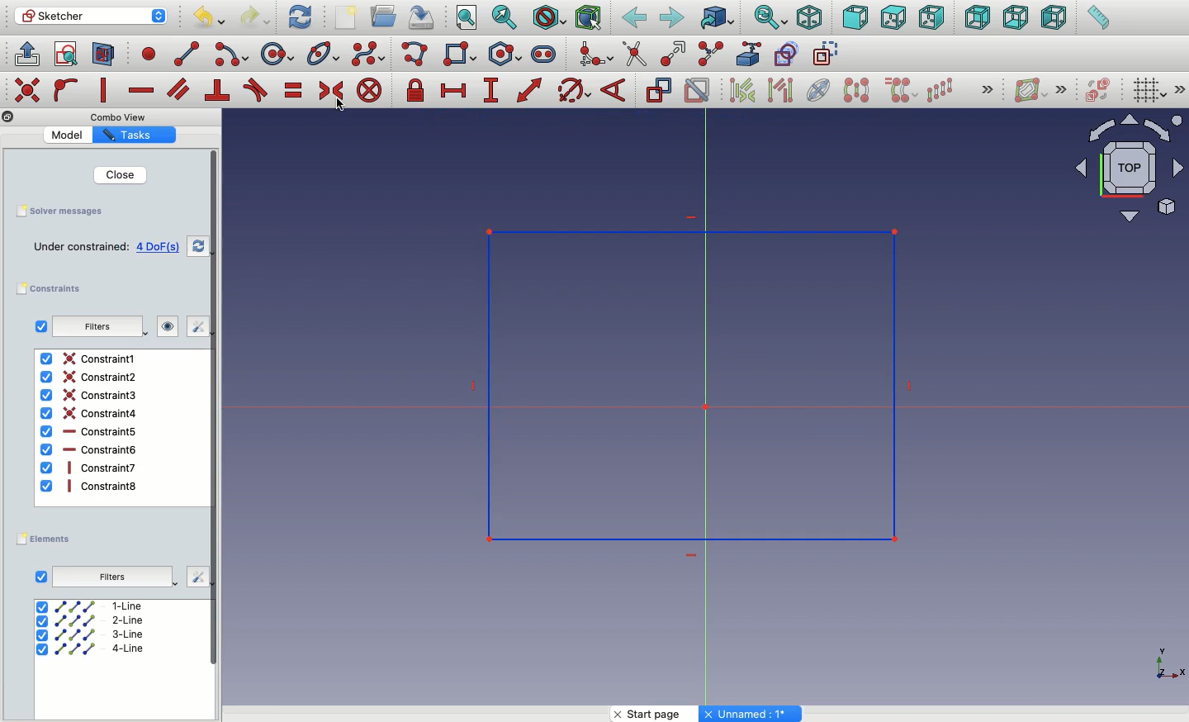 This screenshot has height=722, width=1189. Describe the element at coordinates (211, 20) in the screenshot. I see `Undo` at that location.